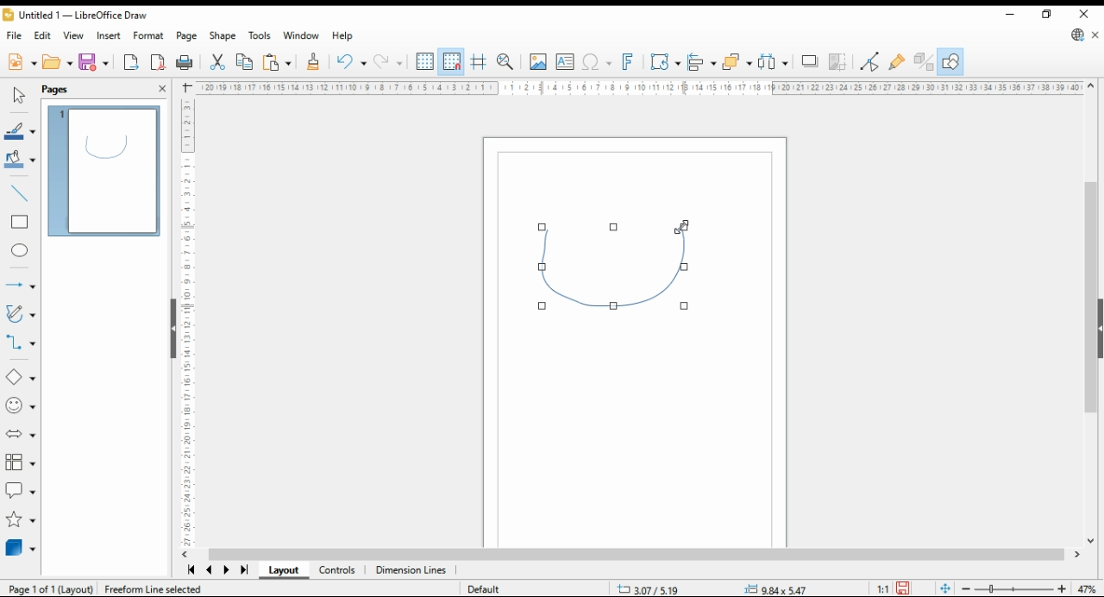 Image resolution: width=1104 pixels, height=597 pixels. Describe the element at coordinates (185, 322) in the screenshot. I see `ruler` at that location.